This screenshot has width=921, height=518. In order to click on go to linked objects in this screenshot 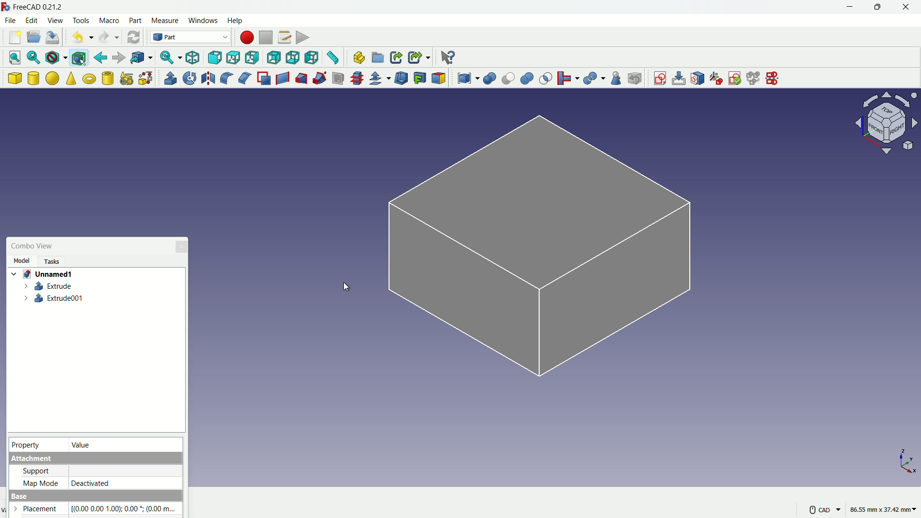, I will do `click(142, 57)`.